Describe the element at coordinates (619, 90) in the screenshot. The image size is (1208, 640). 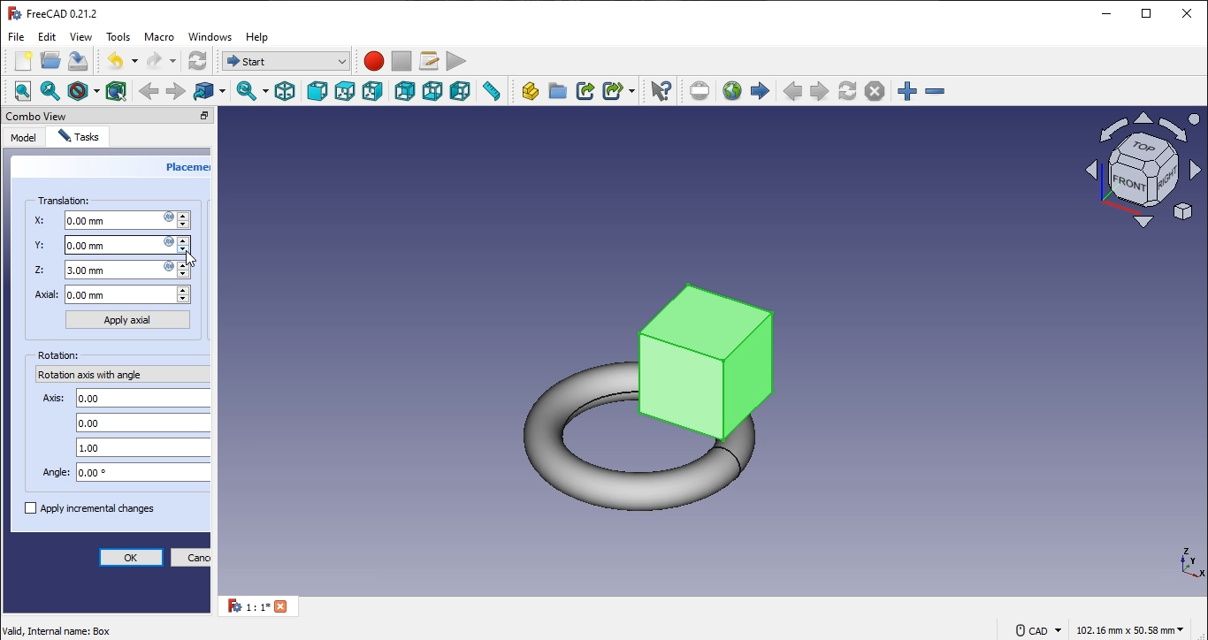
I see `make sublink` at that location.